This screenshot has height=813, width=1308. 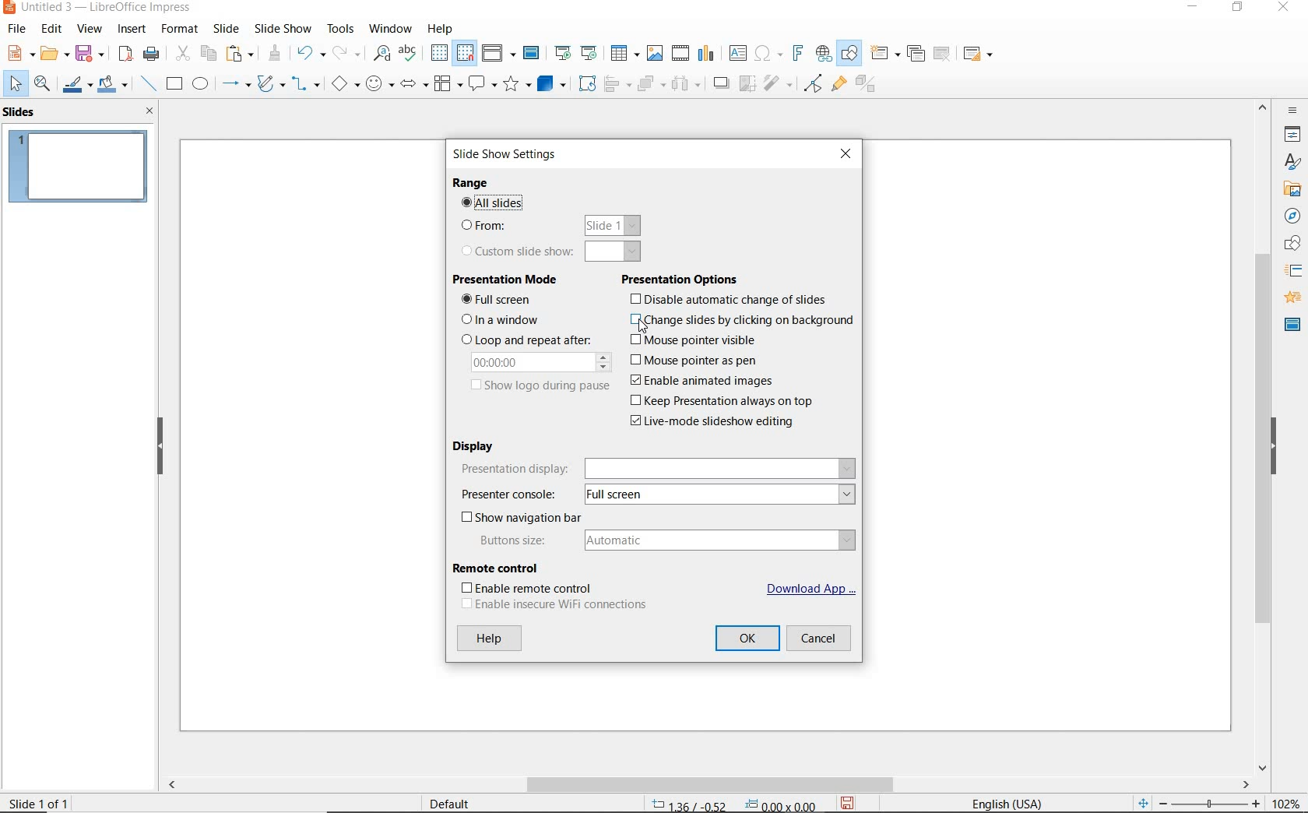 I want to click on SLIDE TRANSITION, so click(x=1290, y=272).